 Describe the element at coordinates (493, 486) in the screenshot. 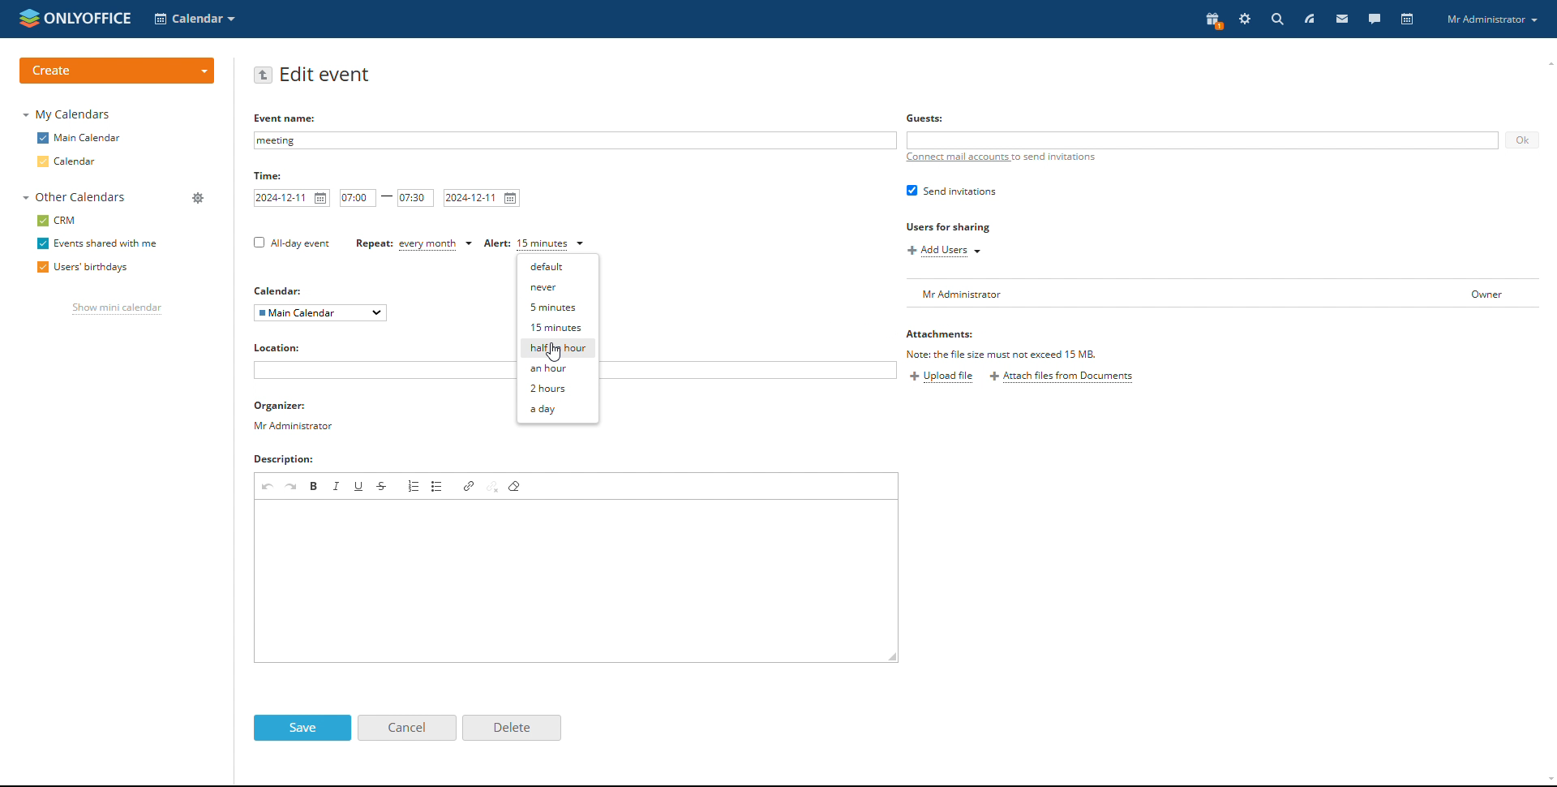

I see `unlink` at that location.